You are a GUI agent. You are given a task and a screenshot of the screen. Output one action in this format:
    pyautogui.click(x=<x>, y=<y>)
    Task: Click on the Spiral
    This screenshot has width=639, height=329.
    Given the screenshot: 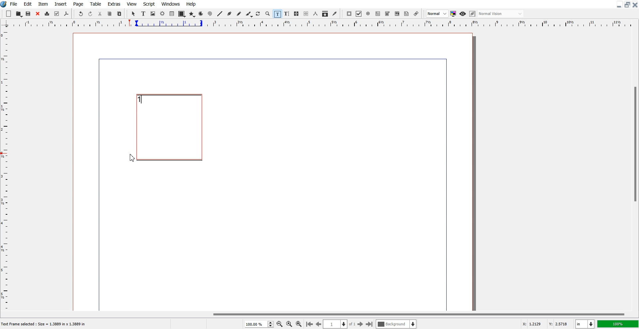 What is the action you would take?
    pyautogui.click(x=210, y=14)
    